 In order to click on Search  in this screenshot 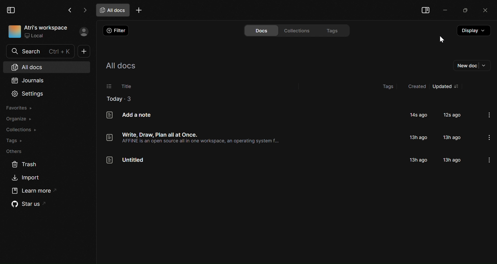, I will do `click(40, 51)`.